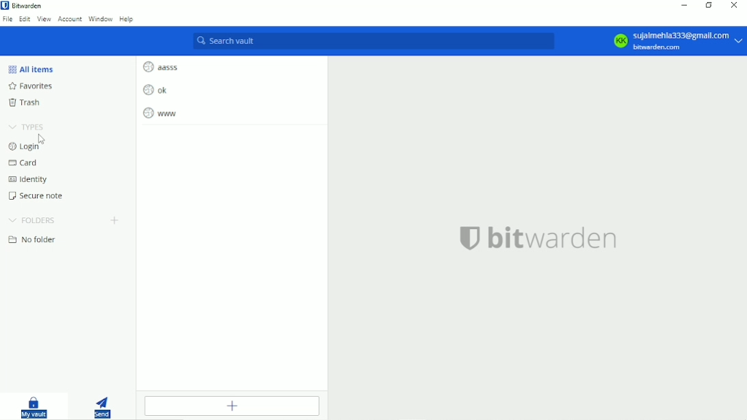 This screenshot has height=420, width=747. What do you see at coordinates (371, 42) in the screenshot?
I see `Search vault` at bounding box center [371, 42].